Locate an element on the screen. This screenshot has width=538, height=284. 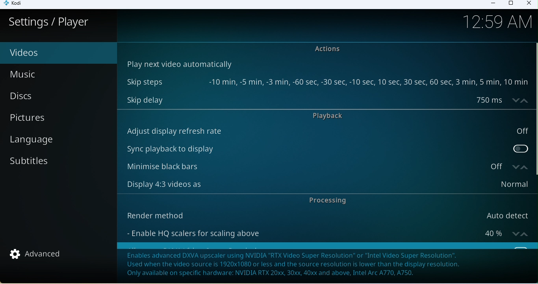
Sync playback to display is located at coordinates (327, 147).